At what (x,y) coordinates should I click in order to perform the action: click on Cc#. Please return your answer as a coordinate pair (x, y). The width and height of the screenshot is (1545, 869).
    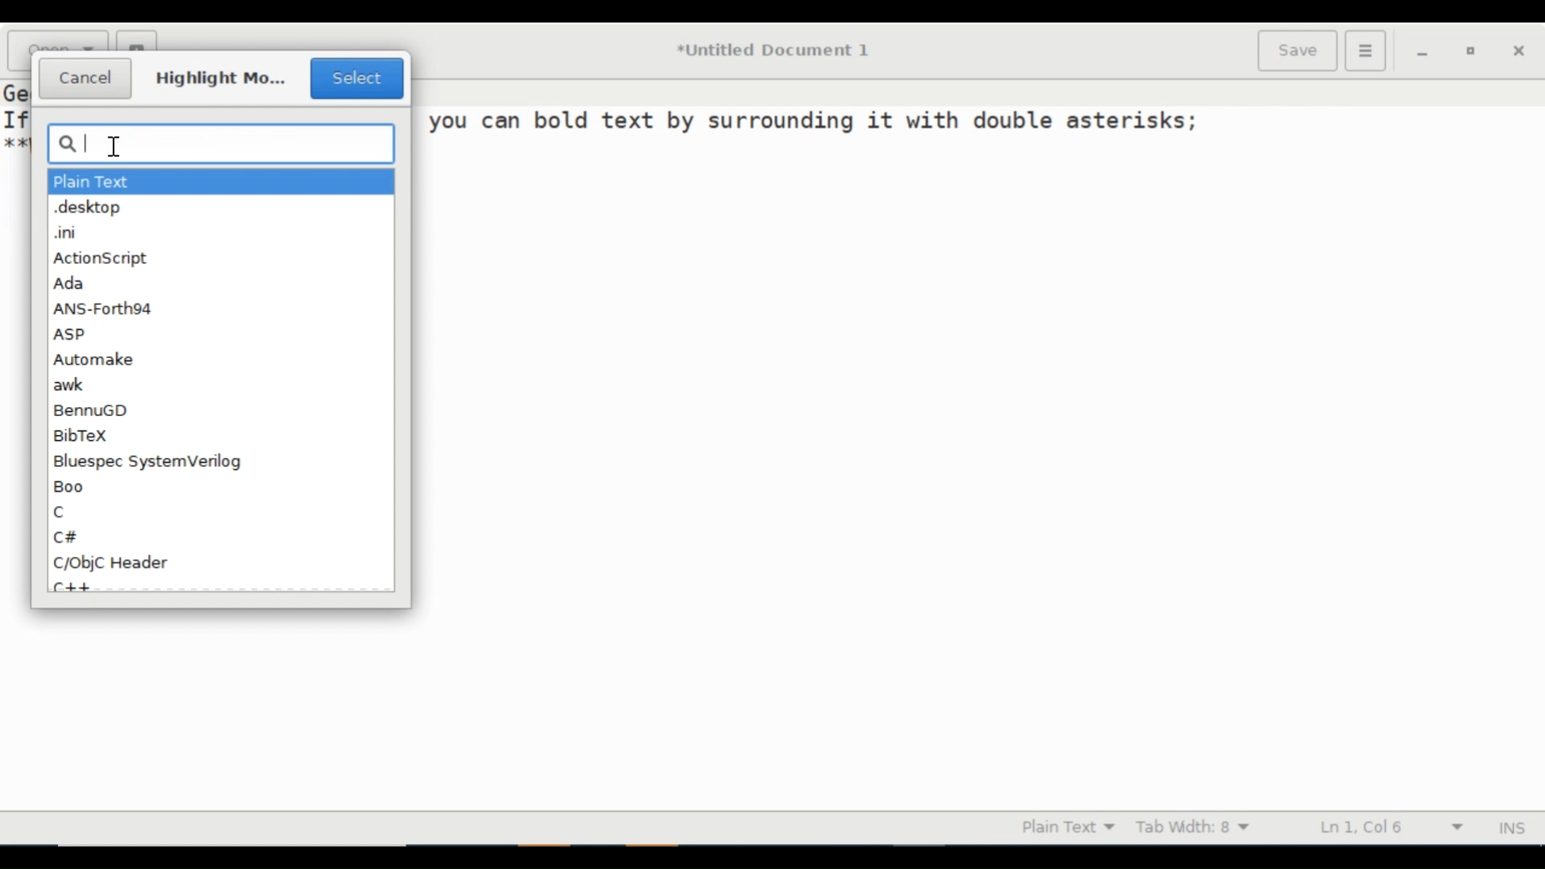
    Looking at the image, I should click on (68, 537).